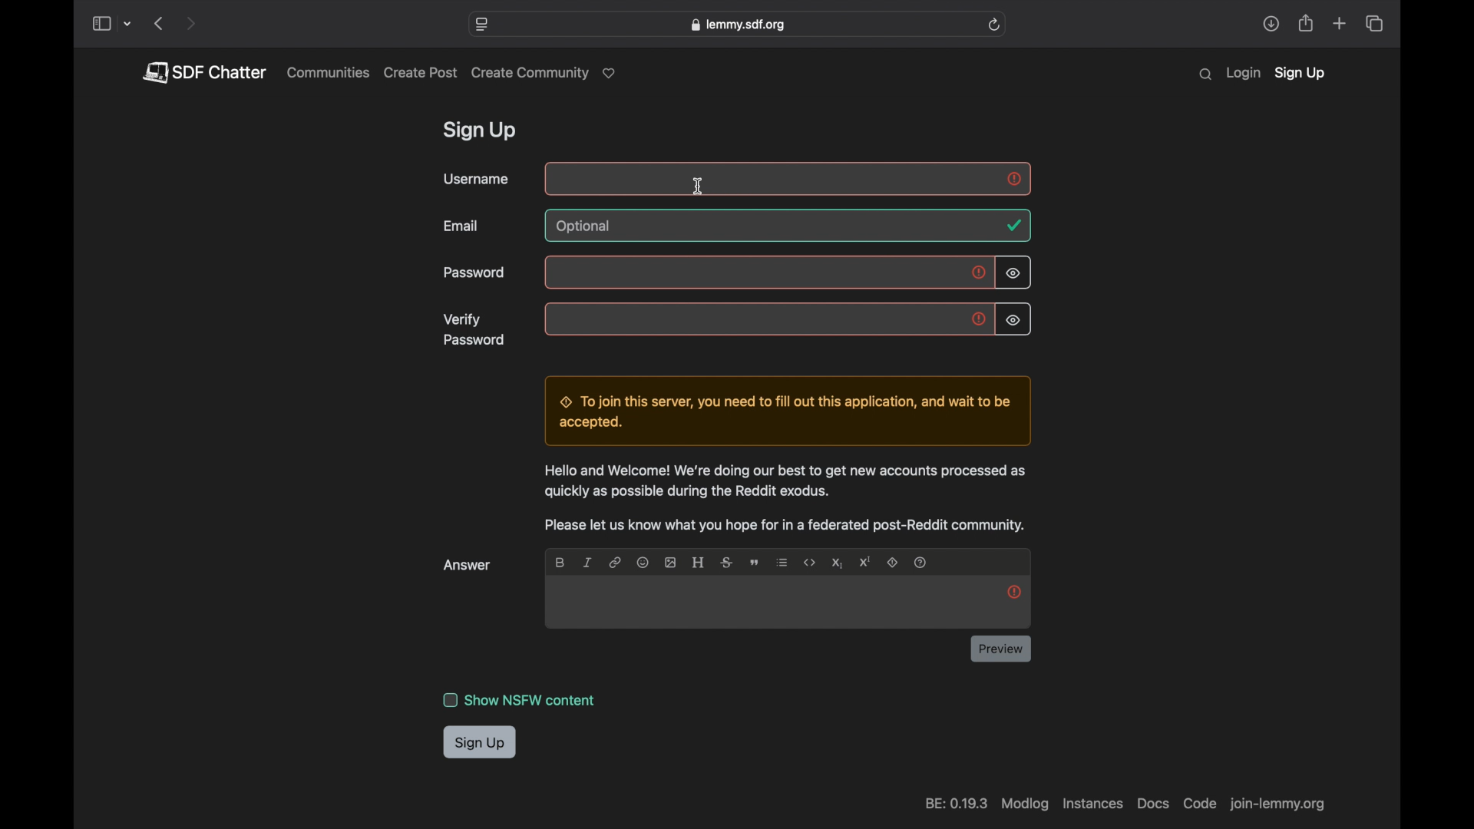  I want to click on create community, so click(547, 74).